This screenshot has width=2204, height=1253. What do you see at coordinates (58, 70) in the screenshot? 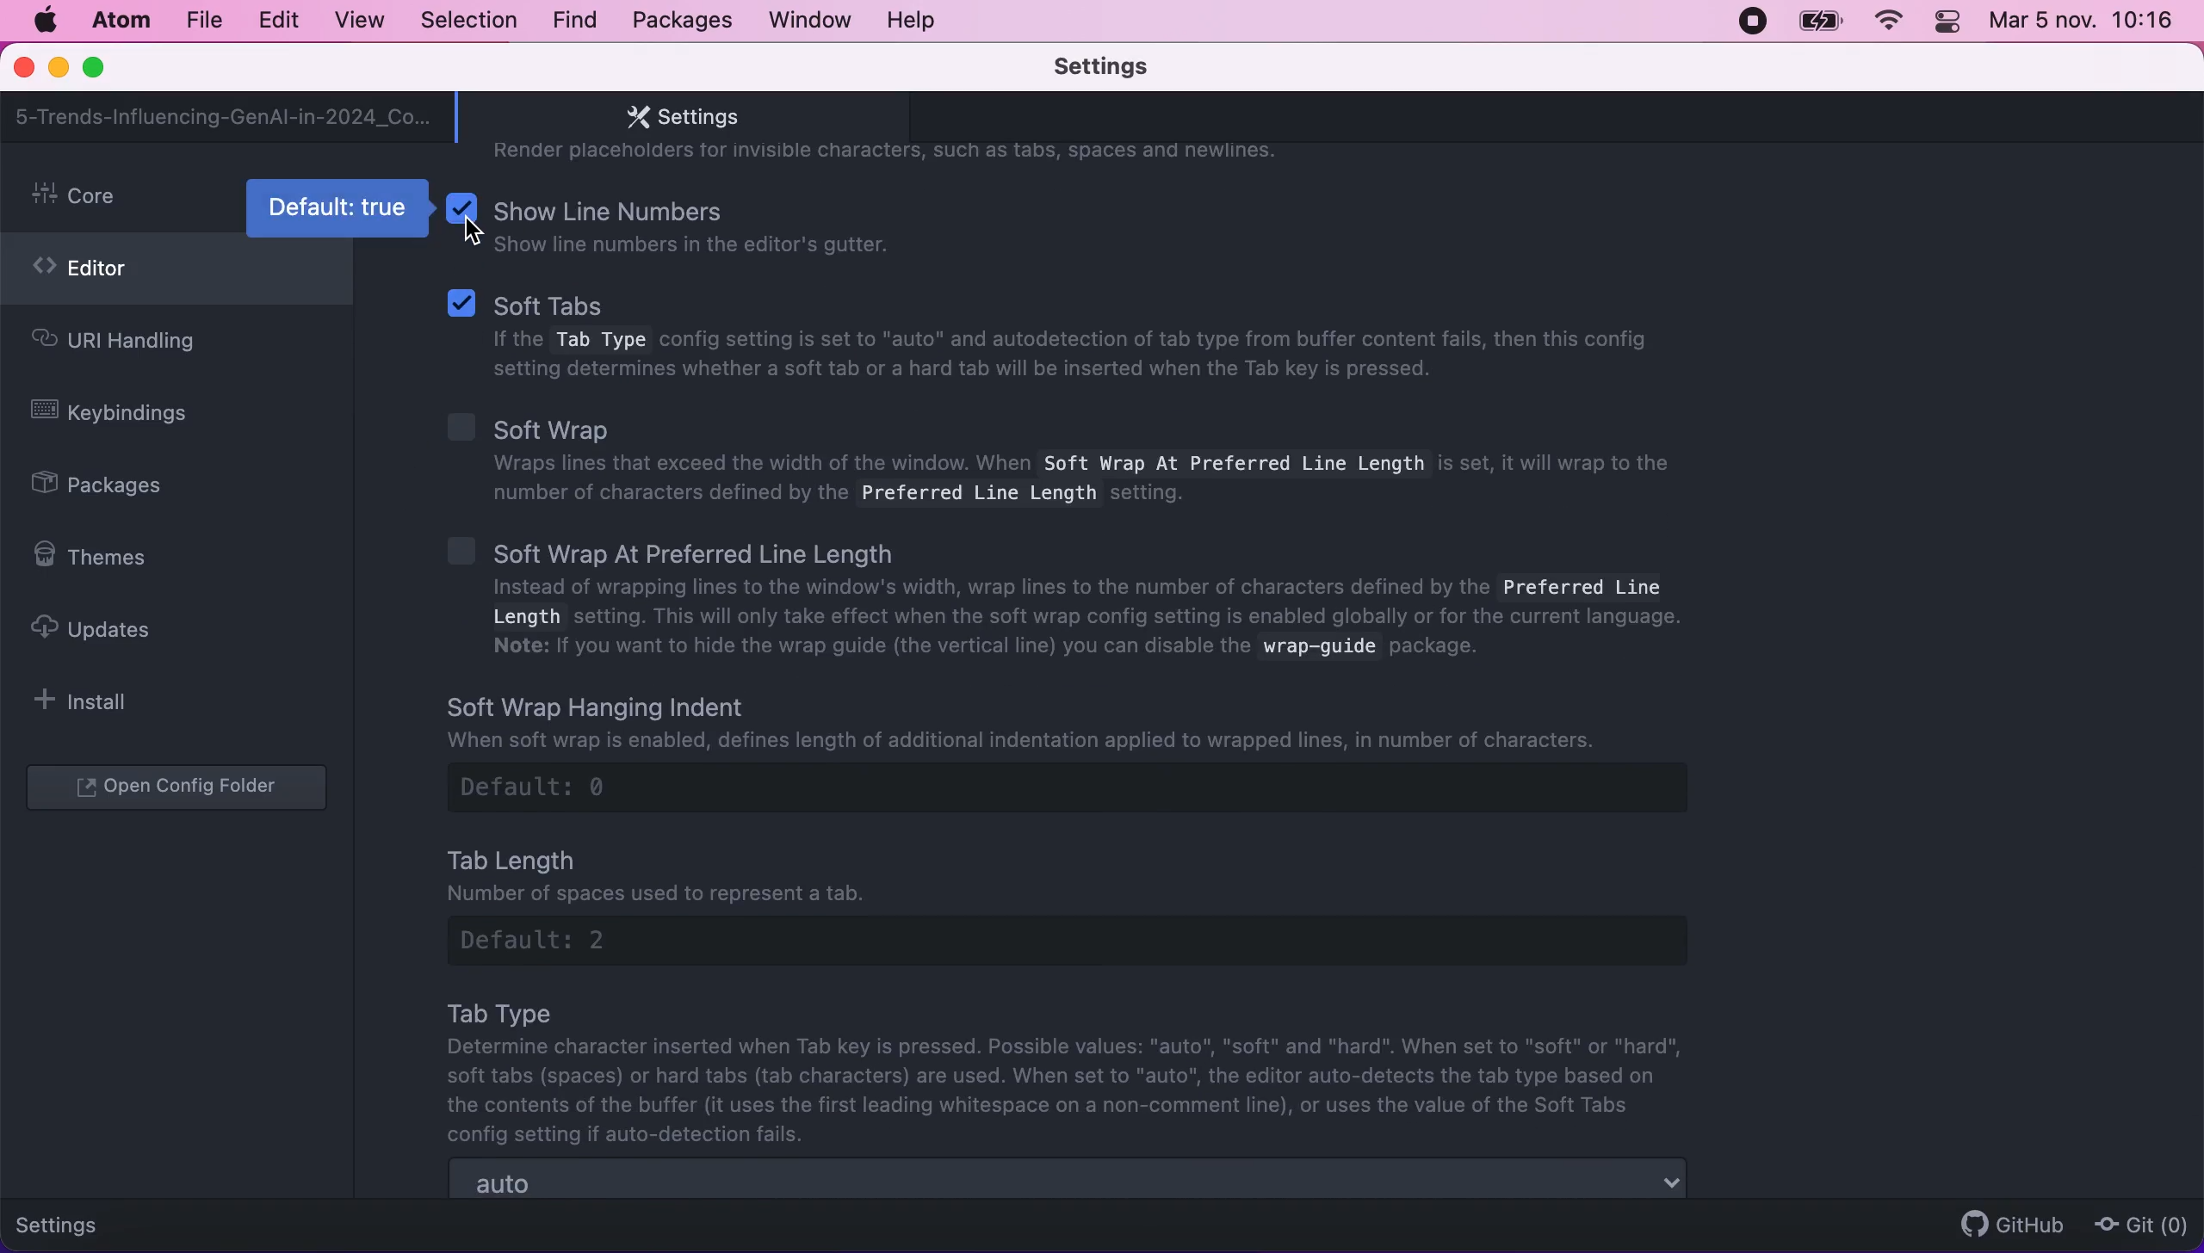
I see `minimize` at bounding box center [58, 70].